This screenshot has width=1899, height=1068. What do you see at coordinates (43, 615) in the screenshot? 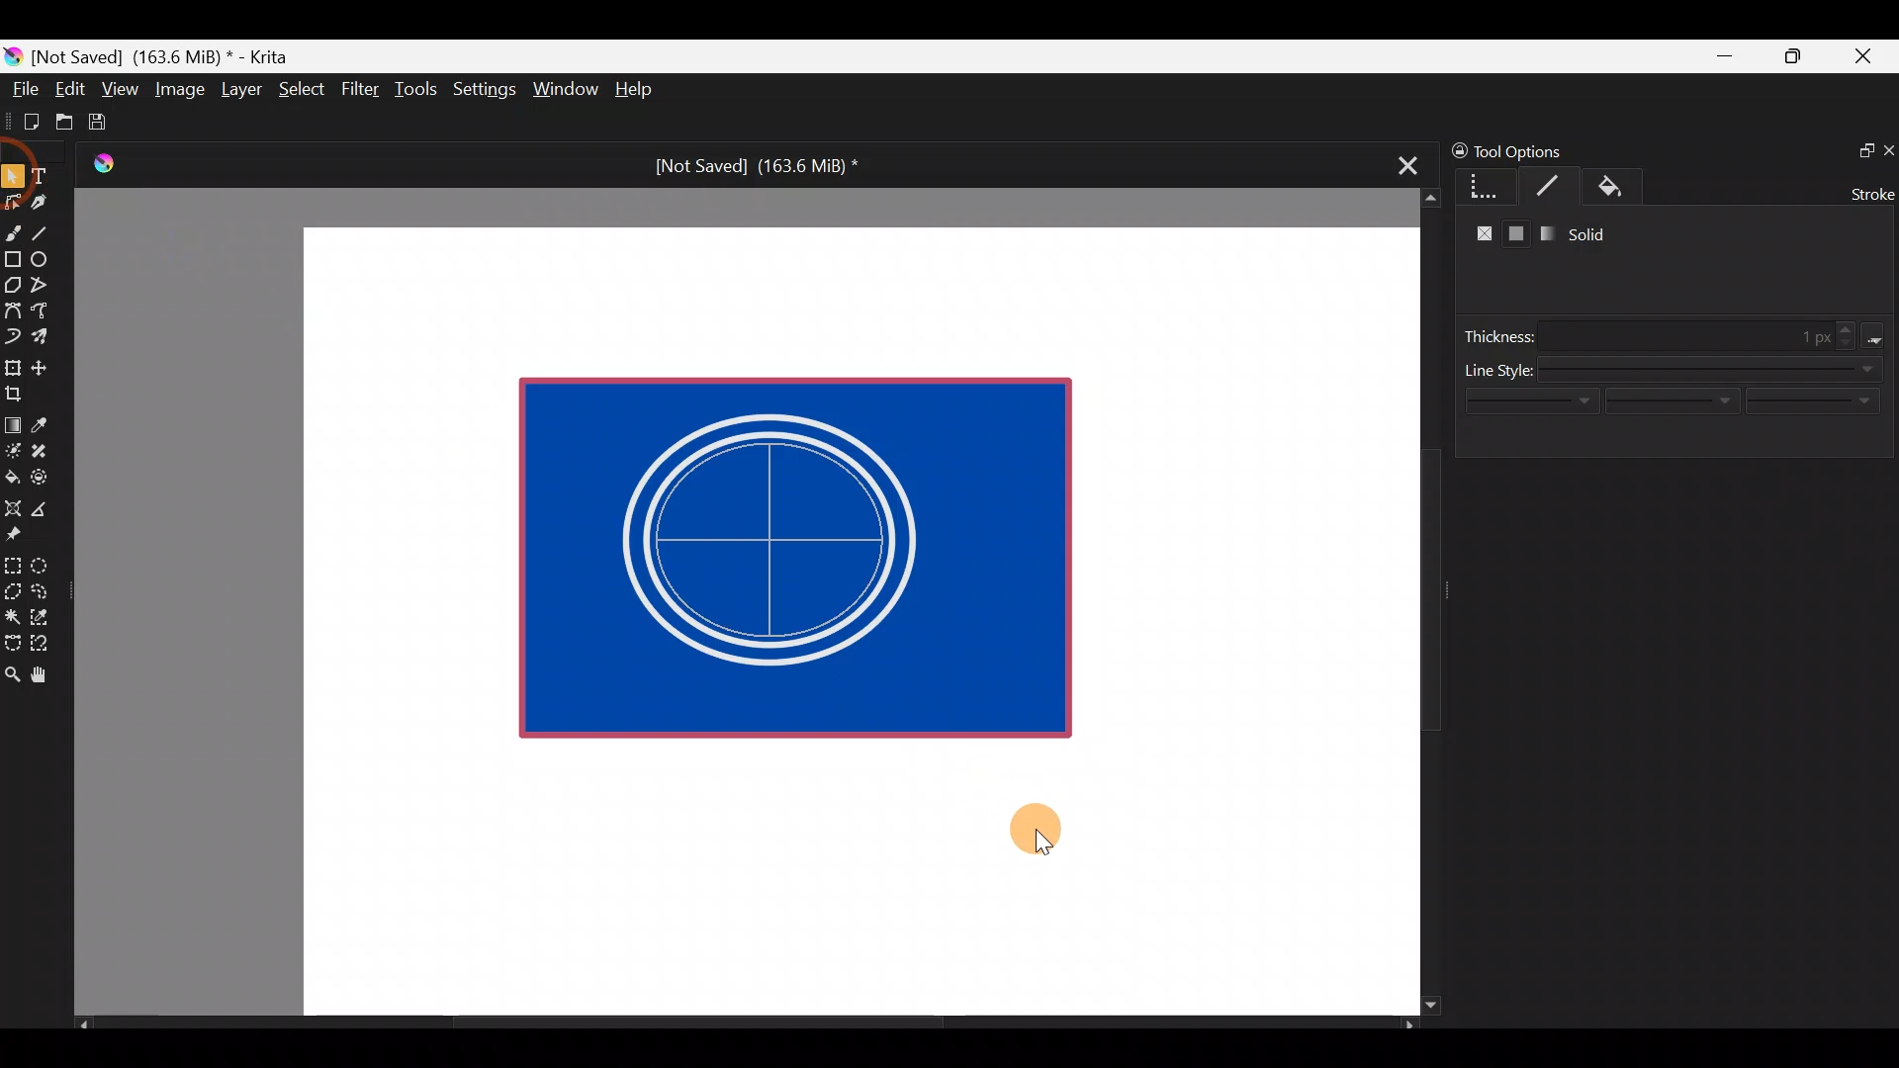
I see `Similar color selection tool` at bounding box center [43, 615].